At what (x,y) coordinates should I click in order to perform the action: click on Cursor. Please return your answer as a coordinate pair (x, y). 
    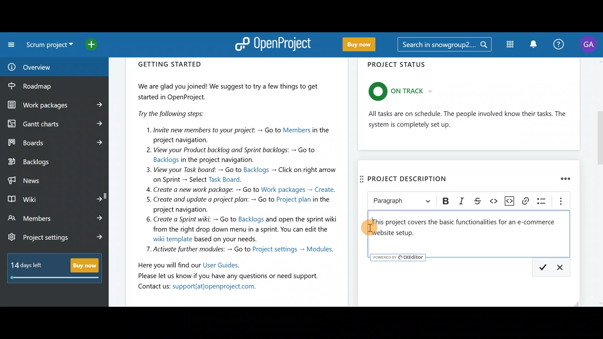
    Looking at the image, I should click on (369, 228).